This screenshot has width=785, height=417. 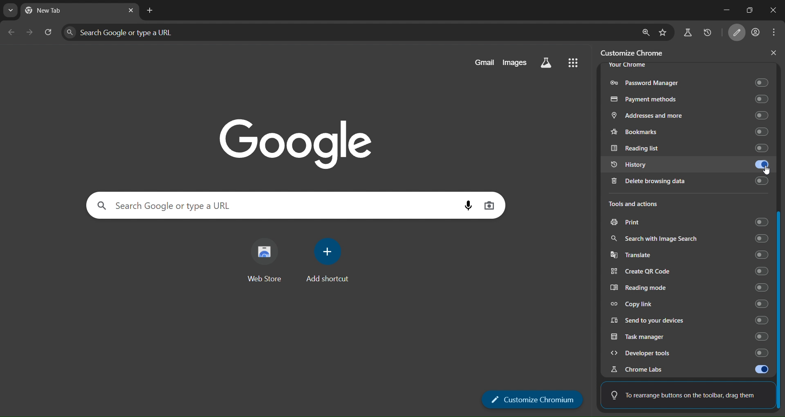 What do you see at coordinates (776, 32) in the screenshot?
I see `menu` at bounding box center [776, 32].